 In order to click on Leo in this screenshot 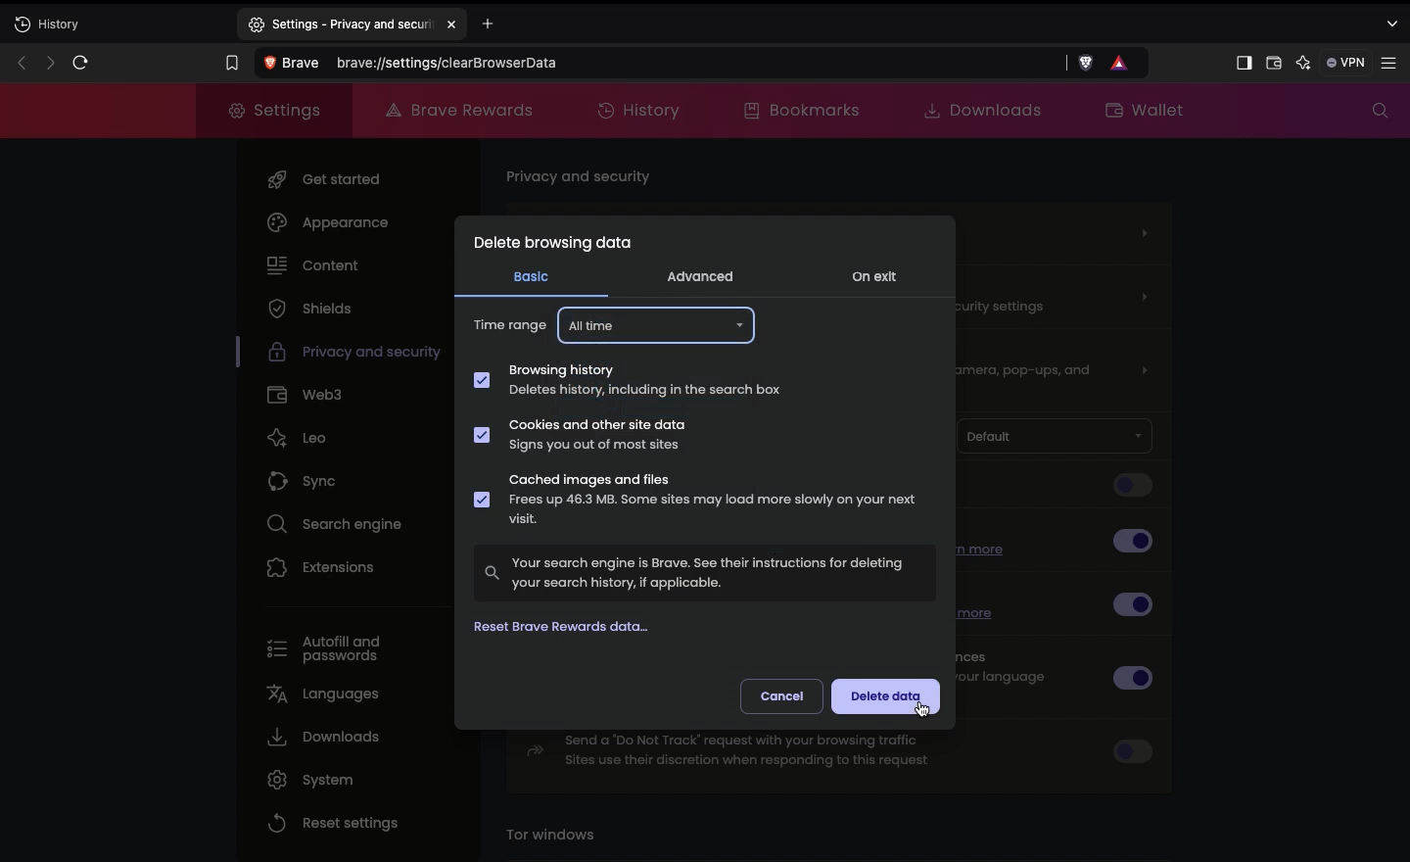, I will do `click(306, 437)`.